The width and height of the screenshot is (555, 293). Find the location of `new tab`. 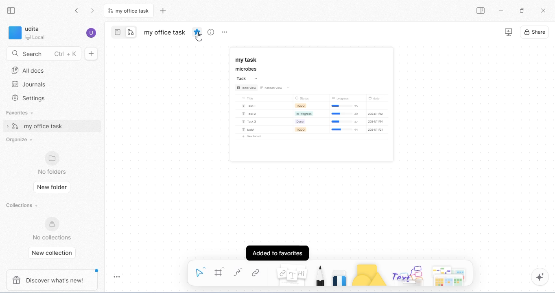

new tab is located at coordinates (163, 10).